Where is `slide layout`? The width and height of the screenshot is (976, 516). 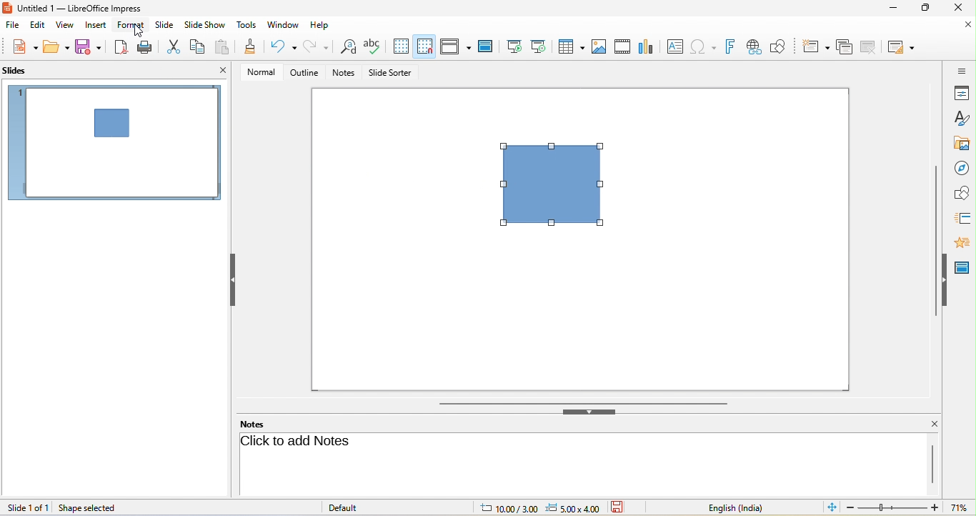
slide layout is located at coordinates (902, 48).